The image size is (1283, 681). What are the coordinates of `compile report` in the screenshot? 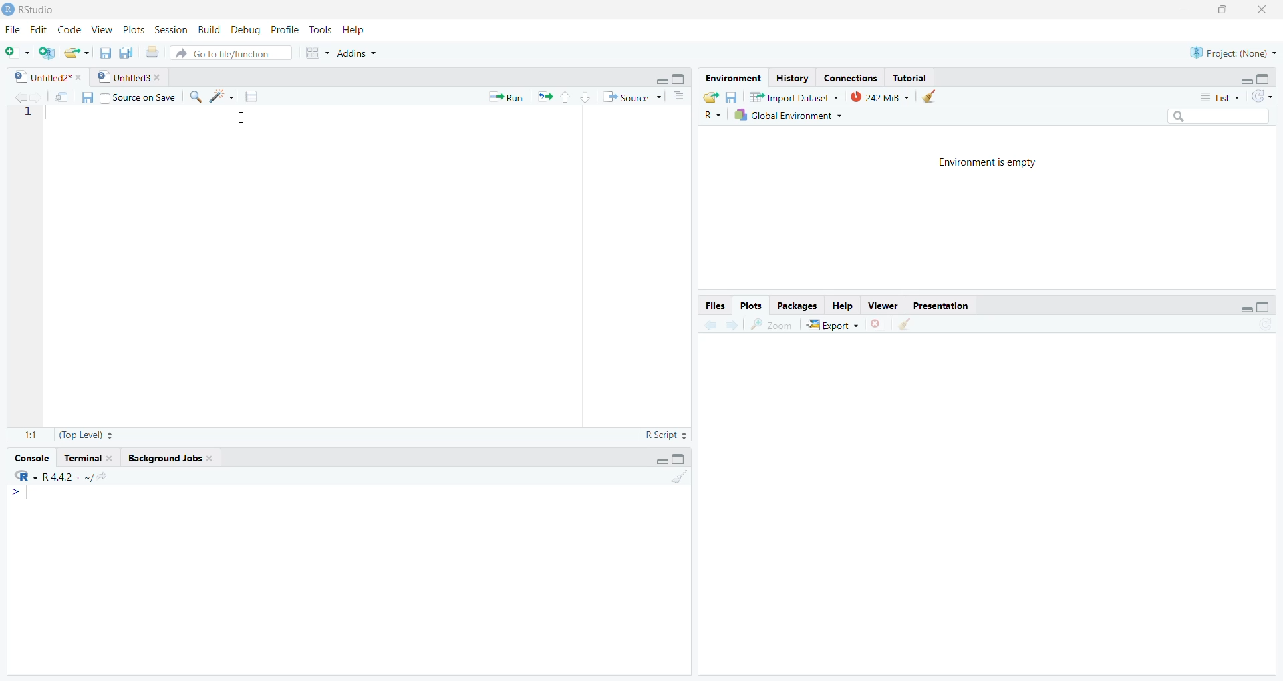 It's located at (250, 97).